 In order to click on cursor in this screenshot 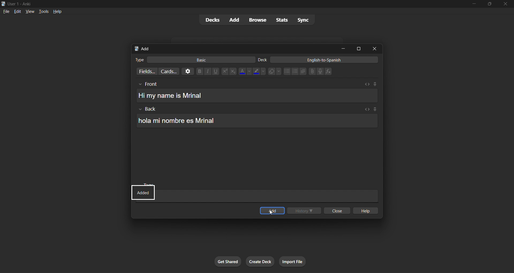, I will do `click(269, 214)`.